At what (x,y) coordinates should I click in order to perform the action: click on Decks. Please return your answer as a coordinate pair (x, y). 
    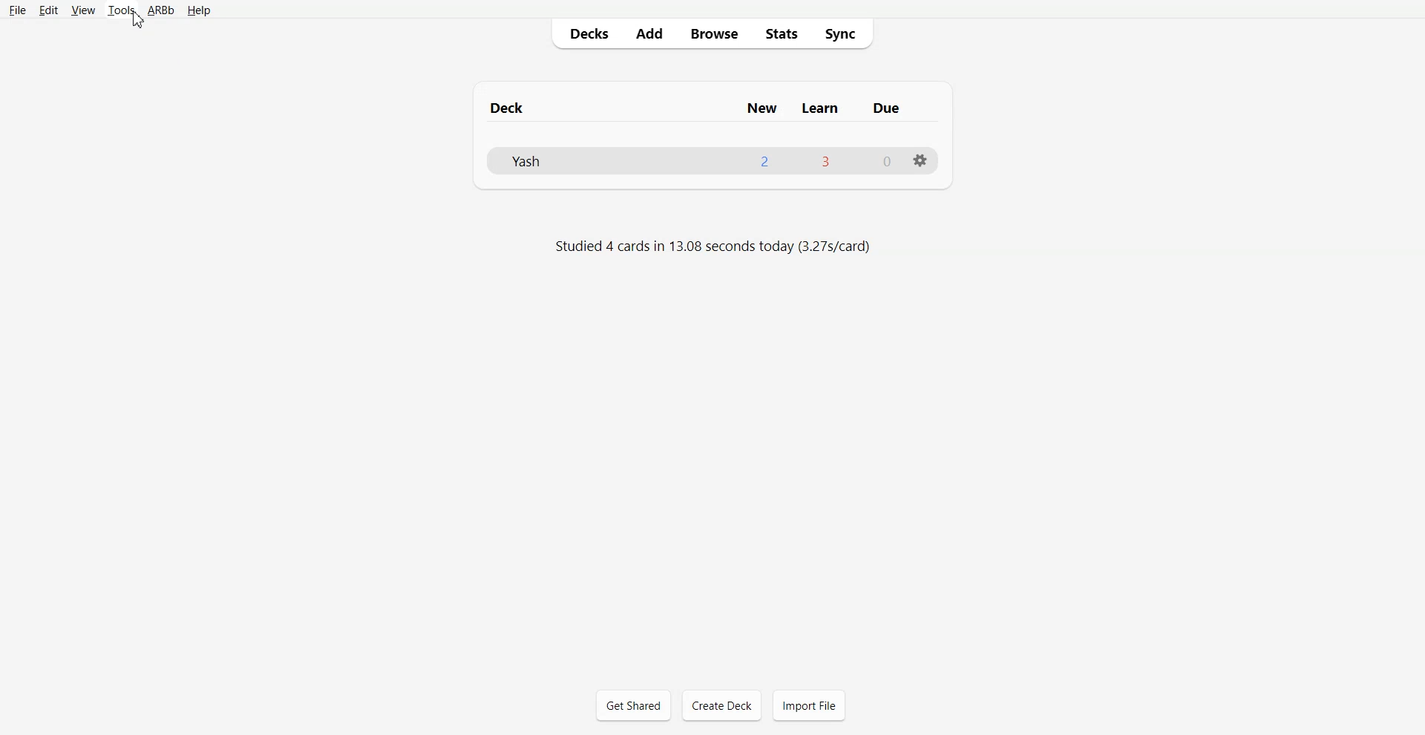
    Looking at the image, I should click on (586, 33).